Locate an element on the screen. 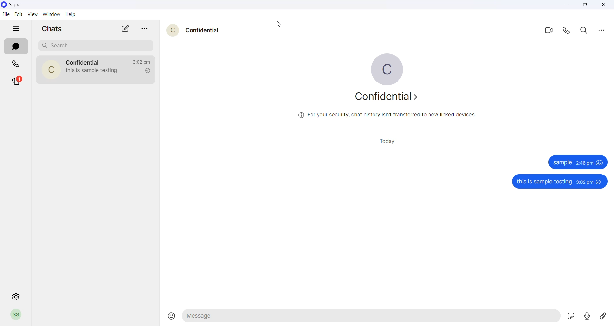 The width and height of the screenshot is (614, 326). cursor is located at coordinates (277, 24).